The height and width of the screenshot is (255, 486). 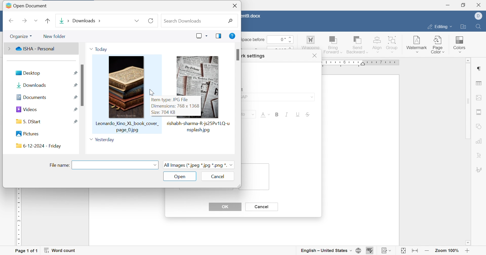 What do you see at coordinates (28, 73) in the screenshot?
I see `desktop` at bounding box center [28, 73].